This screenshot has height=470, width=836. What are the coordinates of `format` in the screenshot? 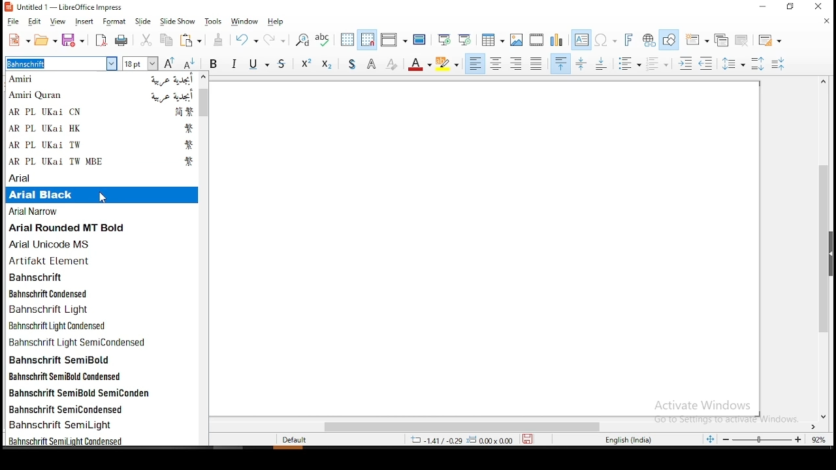 It's located at (116, 20).